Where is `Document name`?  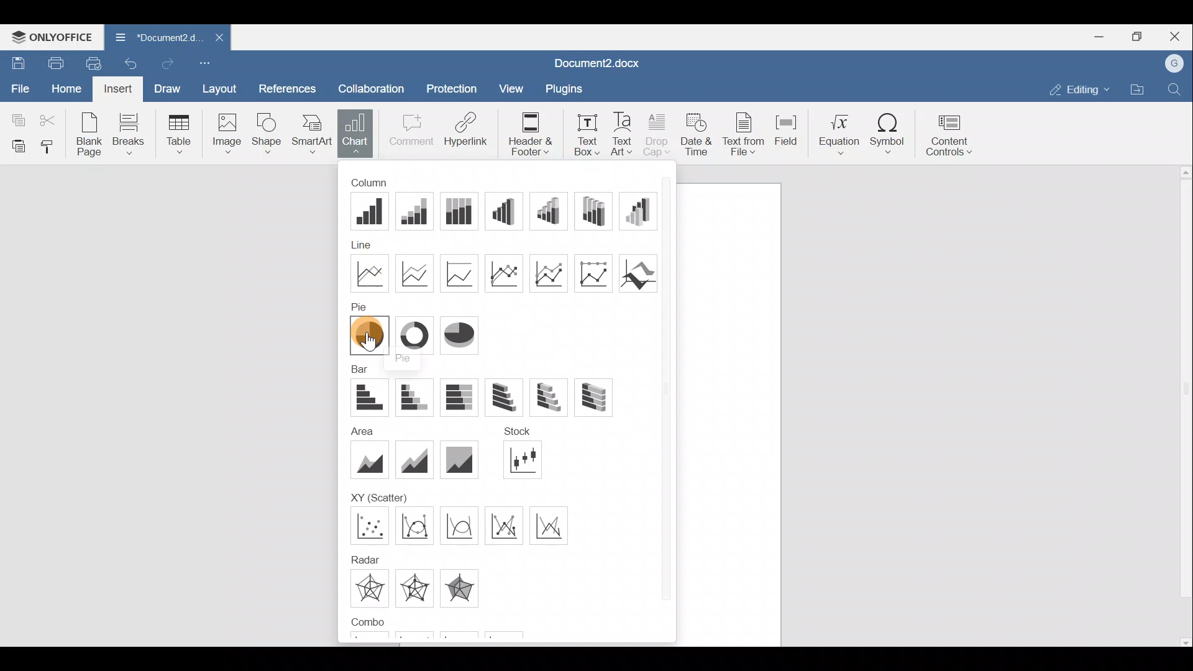 Document name is located at coordinates (153, 37).